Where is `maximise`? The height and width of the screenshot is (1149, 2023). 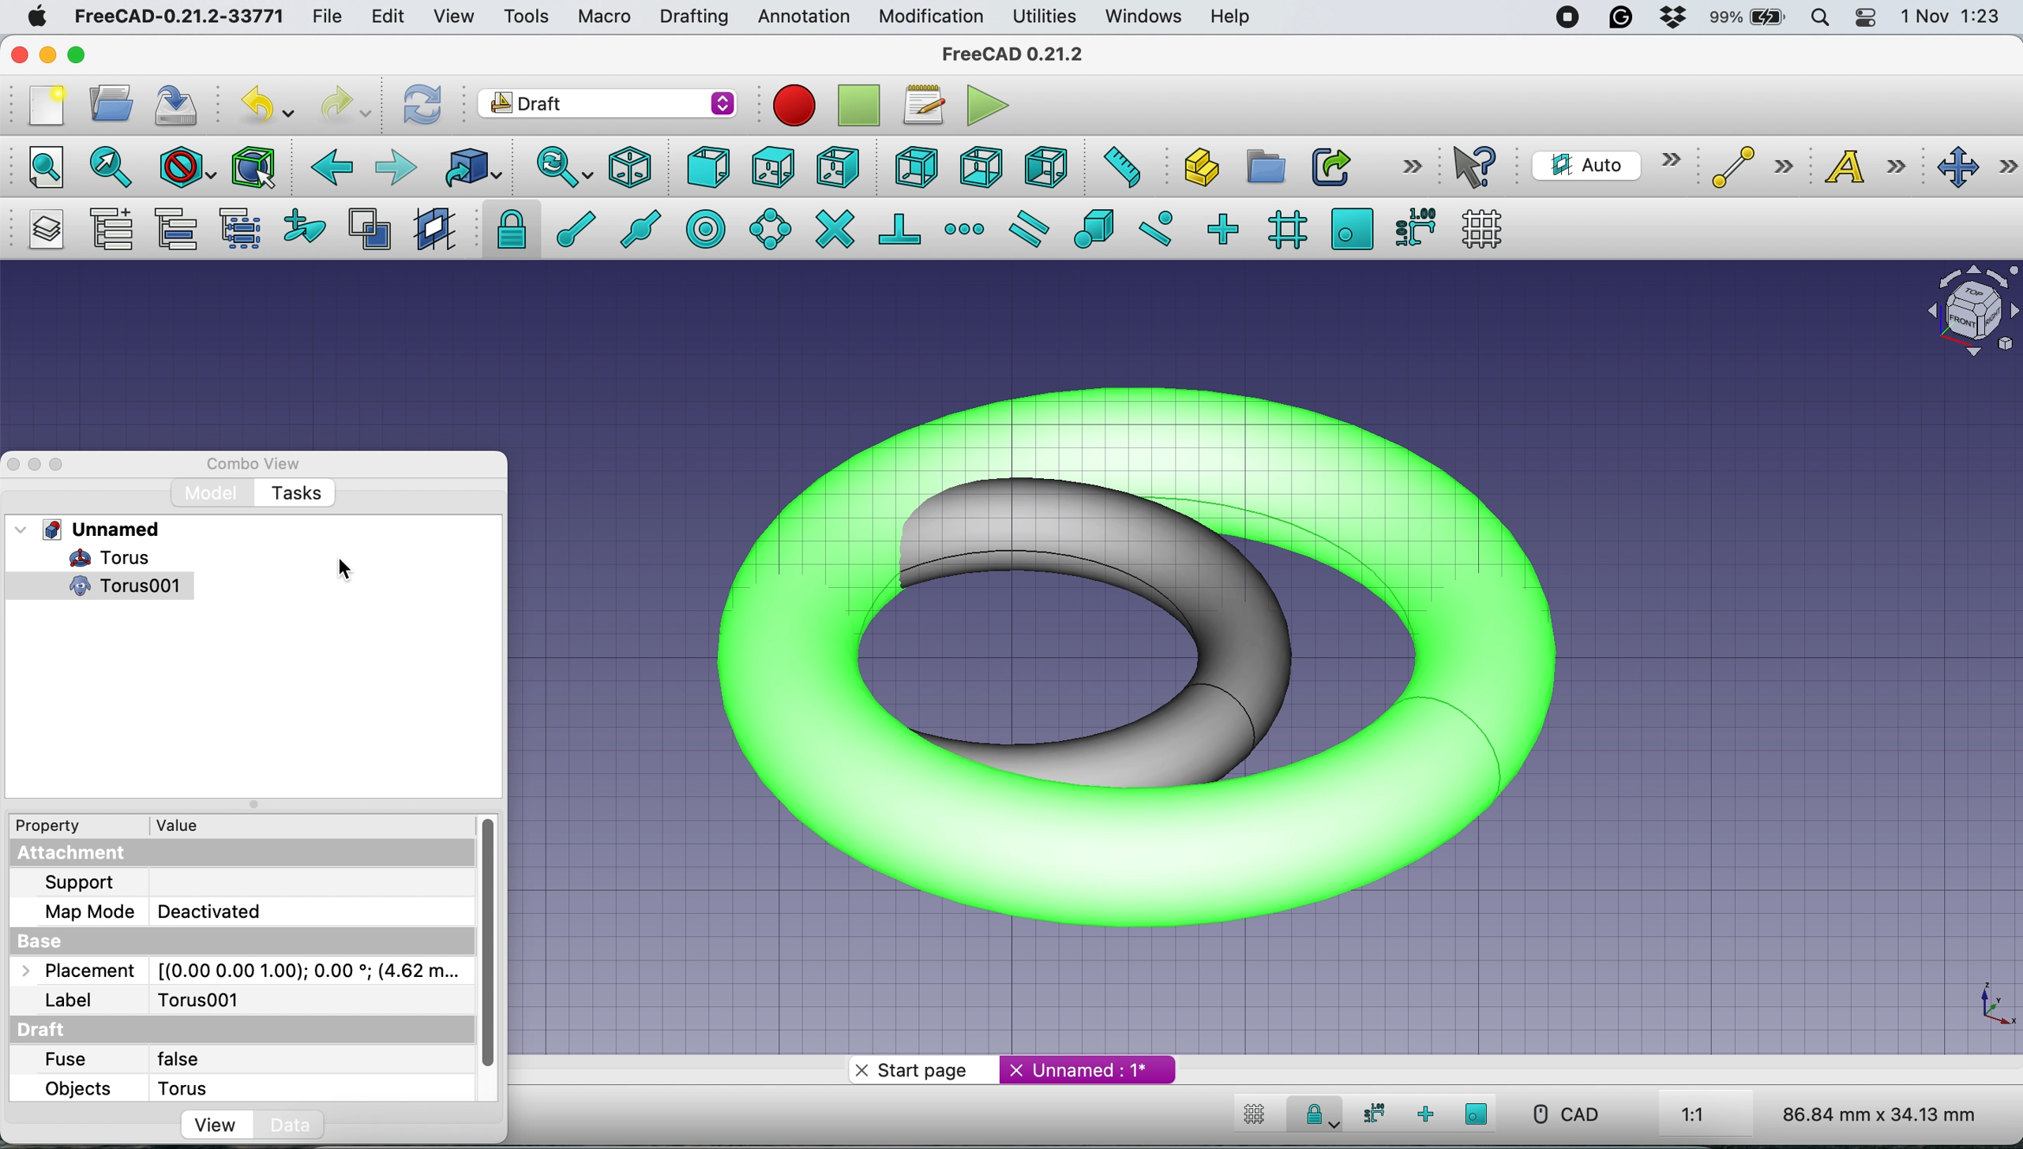 maximise is located at coordinates (80, 56).